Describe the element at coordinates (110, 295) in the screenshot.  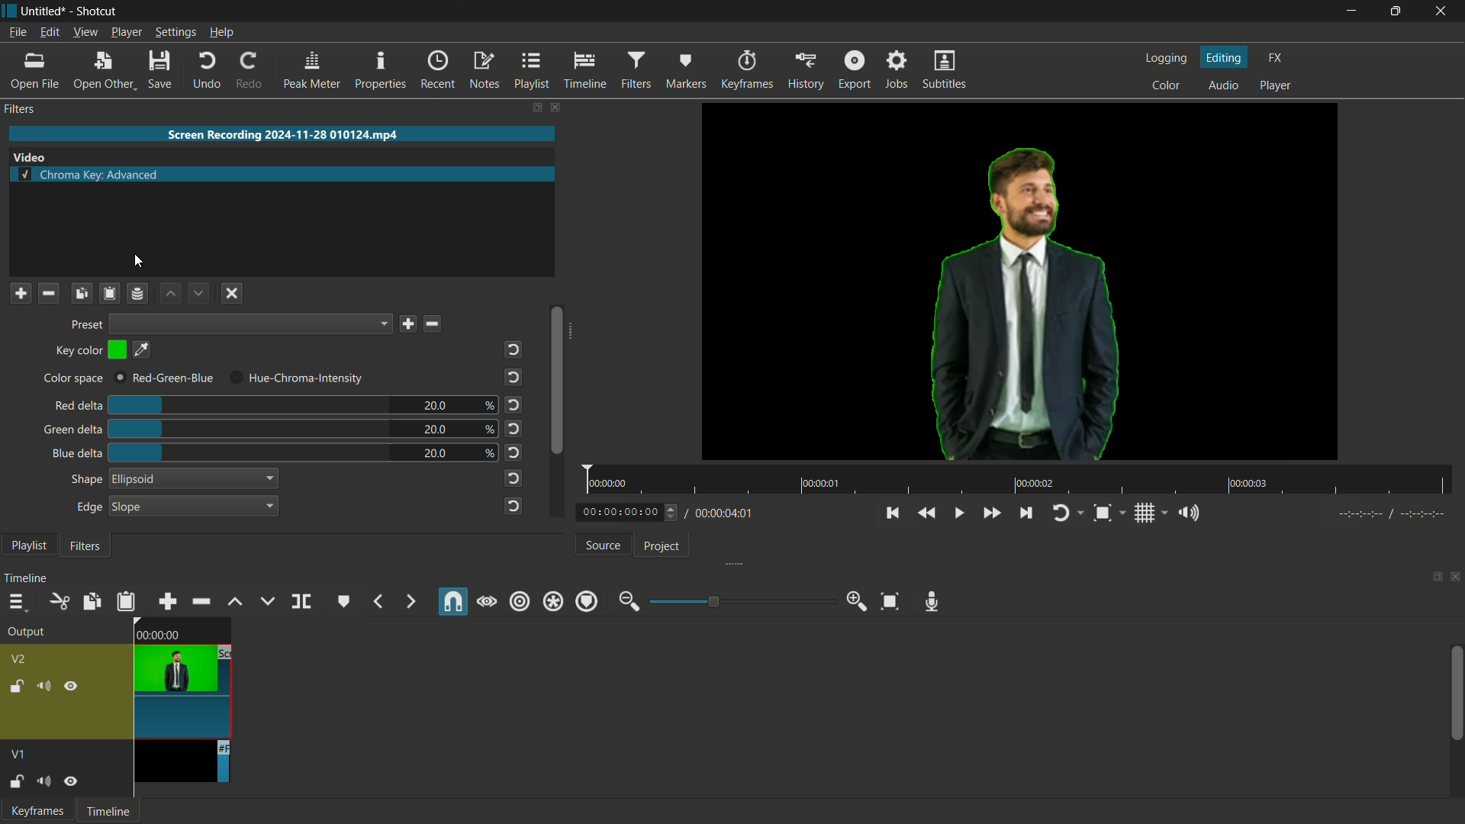
I see `Clipboard` at that location.